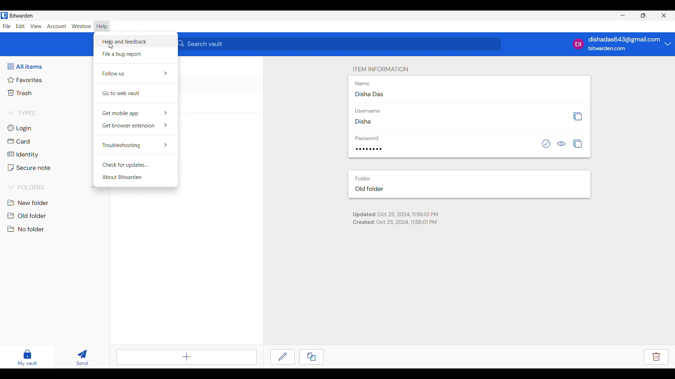 The width and height of the screenshot is (675, 379). Describe the element at coordinates (282, 357) in the screenshot. I see `Edit ` at that location.